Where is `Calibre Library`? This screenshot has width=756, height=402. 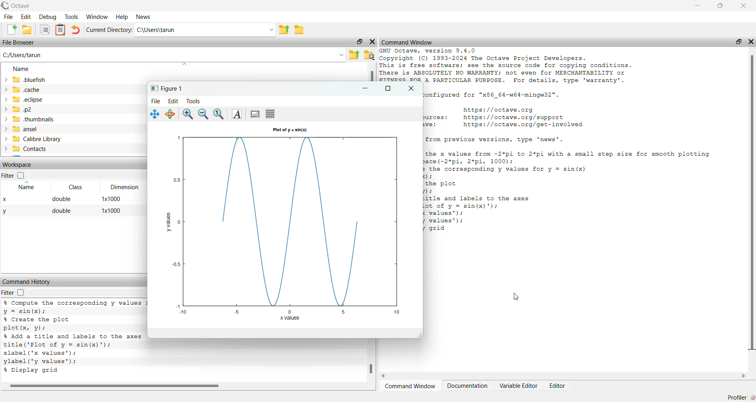 Calibre Library is located at coordinates (32, 140).